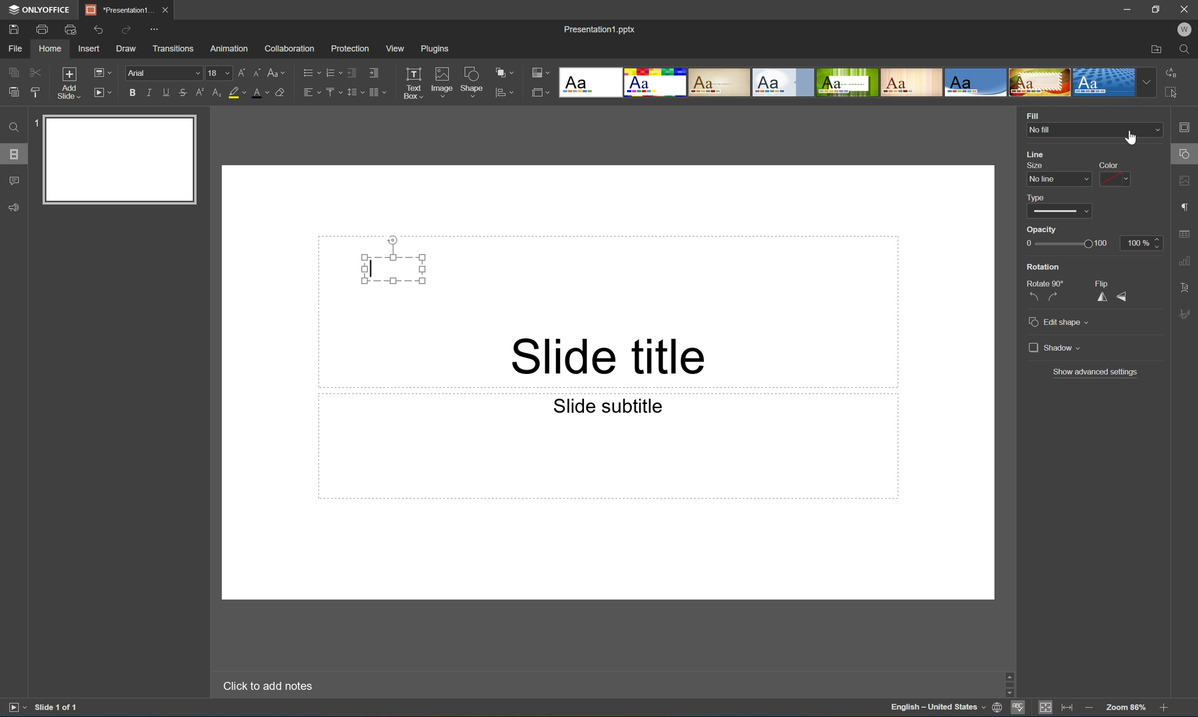 The width and height of the screenshot is (1198, 717). Describe the element at coordinates (1185, 287) in the screenshot. I see `Text Art settings` at that location.